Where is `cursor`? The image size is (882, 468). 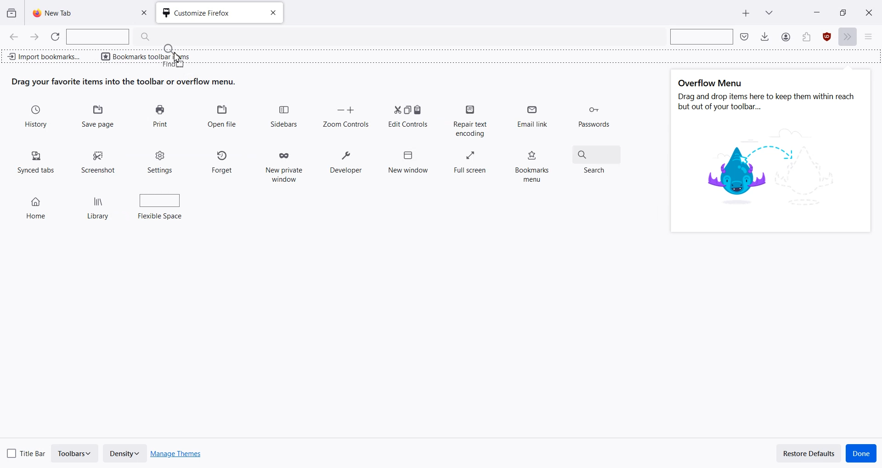 cursor is located at coordinates (178, 57).